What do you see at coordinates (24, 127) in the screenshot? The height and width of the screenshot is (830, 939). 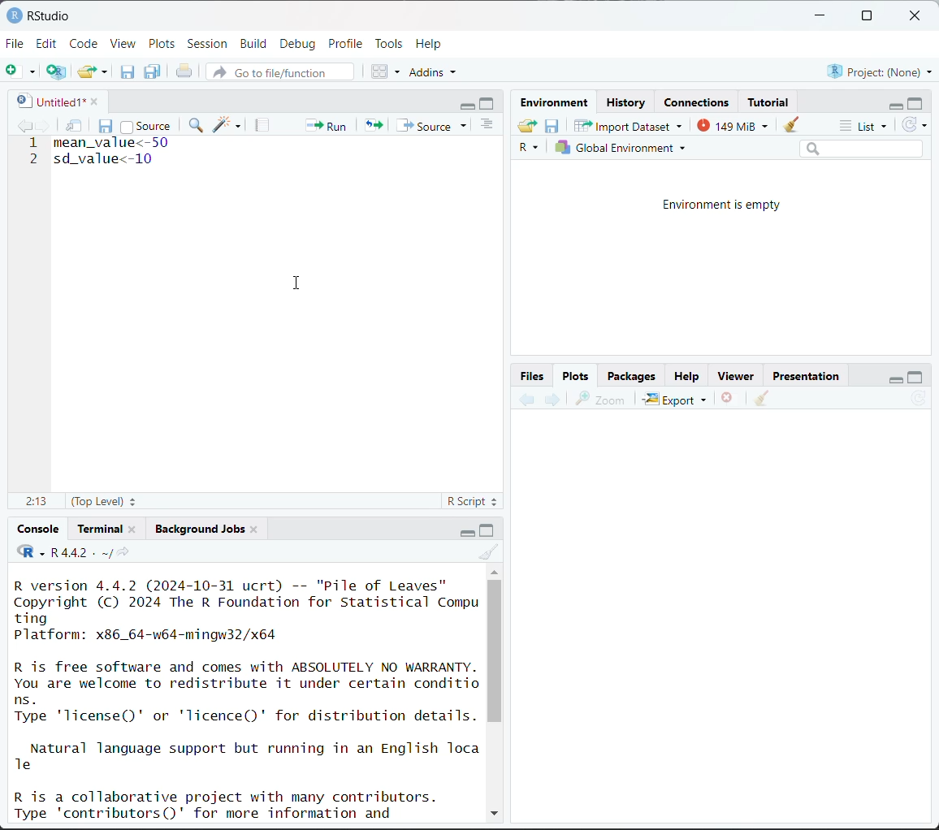 I see `go backward to previous source location` at bounding box center [24, 127].